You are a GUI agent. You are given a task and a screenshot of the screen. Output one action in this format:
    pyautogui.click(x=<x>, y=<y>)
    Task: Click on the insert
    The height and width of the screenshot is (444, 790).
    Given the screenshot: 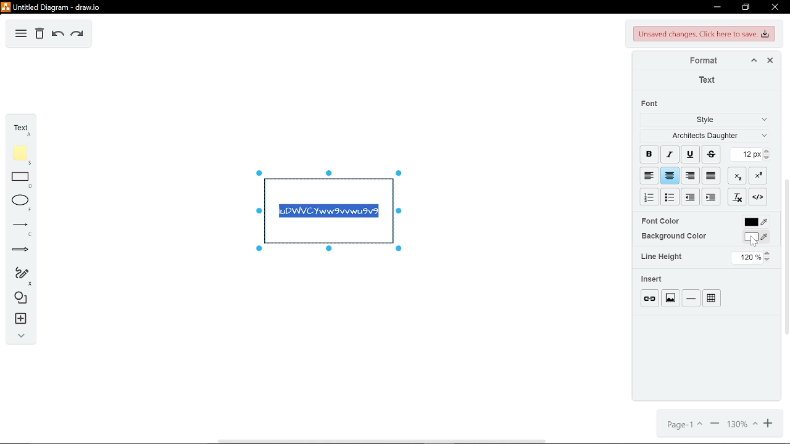 What is the action you would take?
    pyautogui.click(x=18, y=321)
    